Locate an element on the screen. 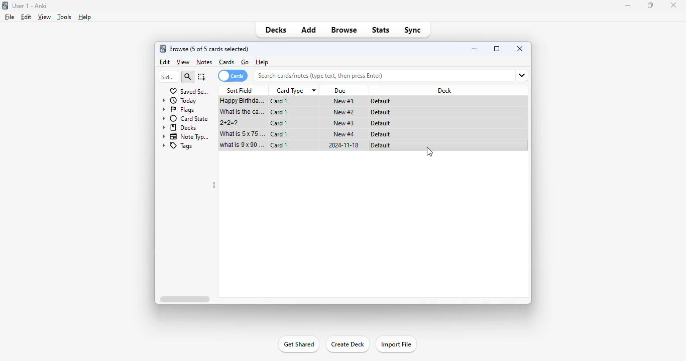 This screenshot has height=361, width=686. help is located at coordinates (84, 17).